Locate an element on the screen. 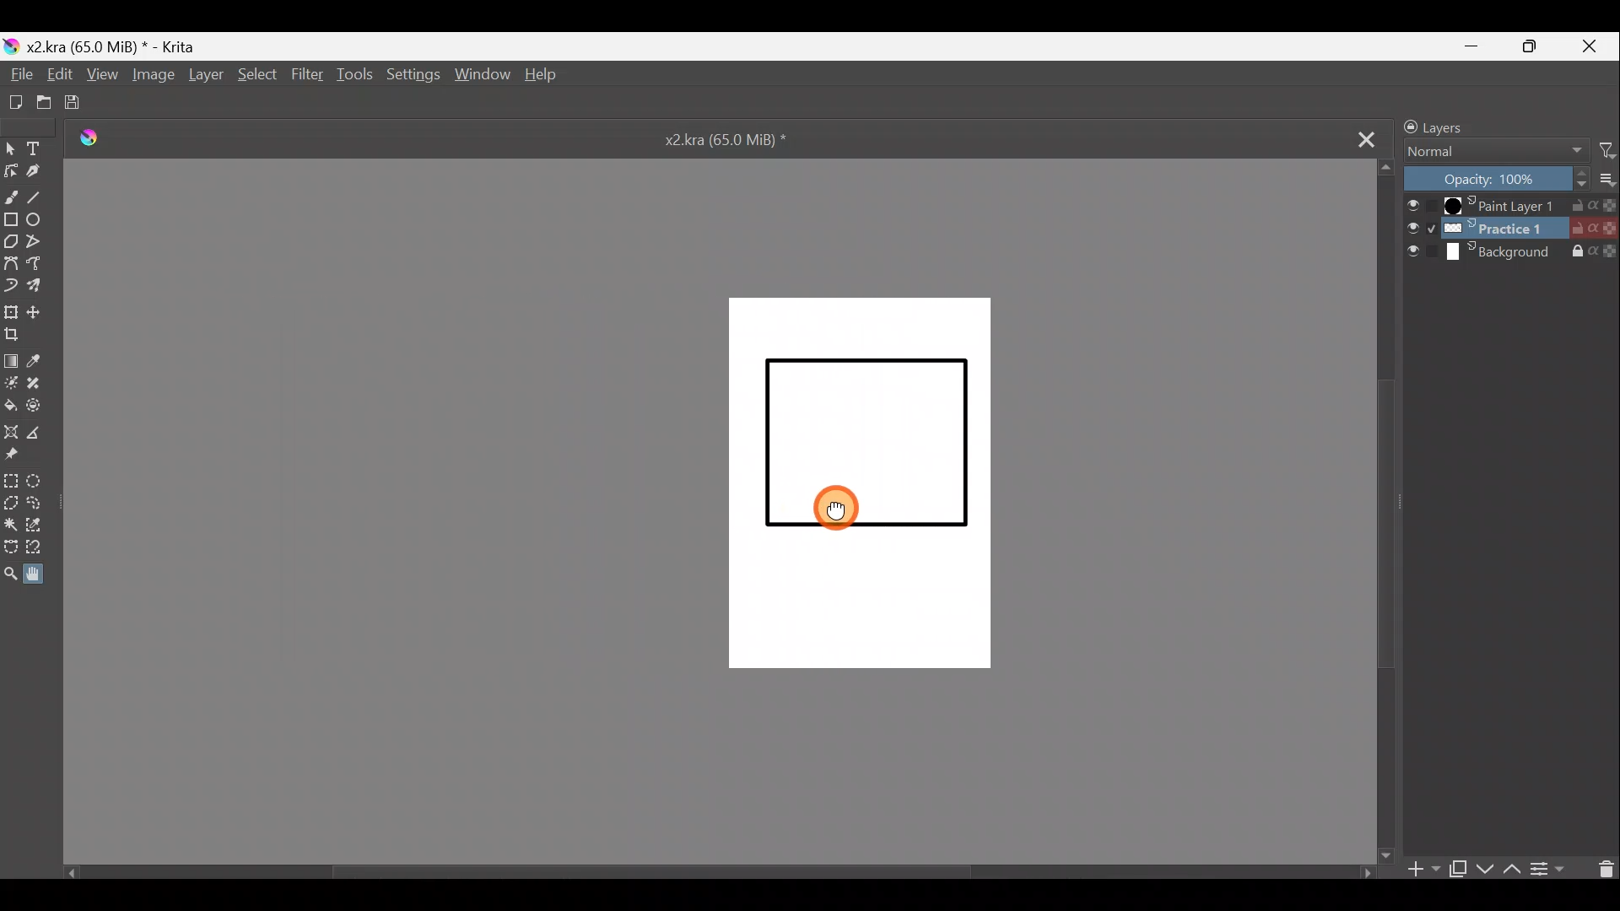  Paint Layer 1 is located at coordinates (1510, 208).